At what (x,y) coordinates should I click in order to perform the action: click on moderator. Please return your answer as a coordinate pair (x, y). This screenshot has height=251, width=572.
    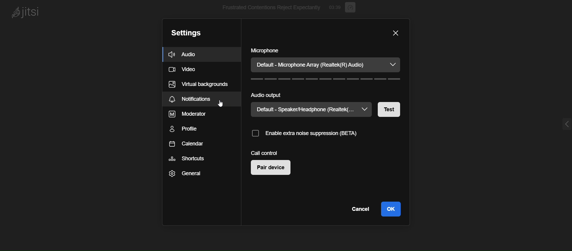
    Looking at the image, I should click on (197, 113).